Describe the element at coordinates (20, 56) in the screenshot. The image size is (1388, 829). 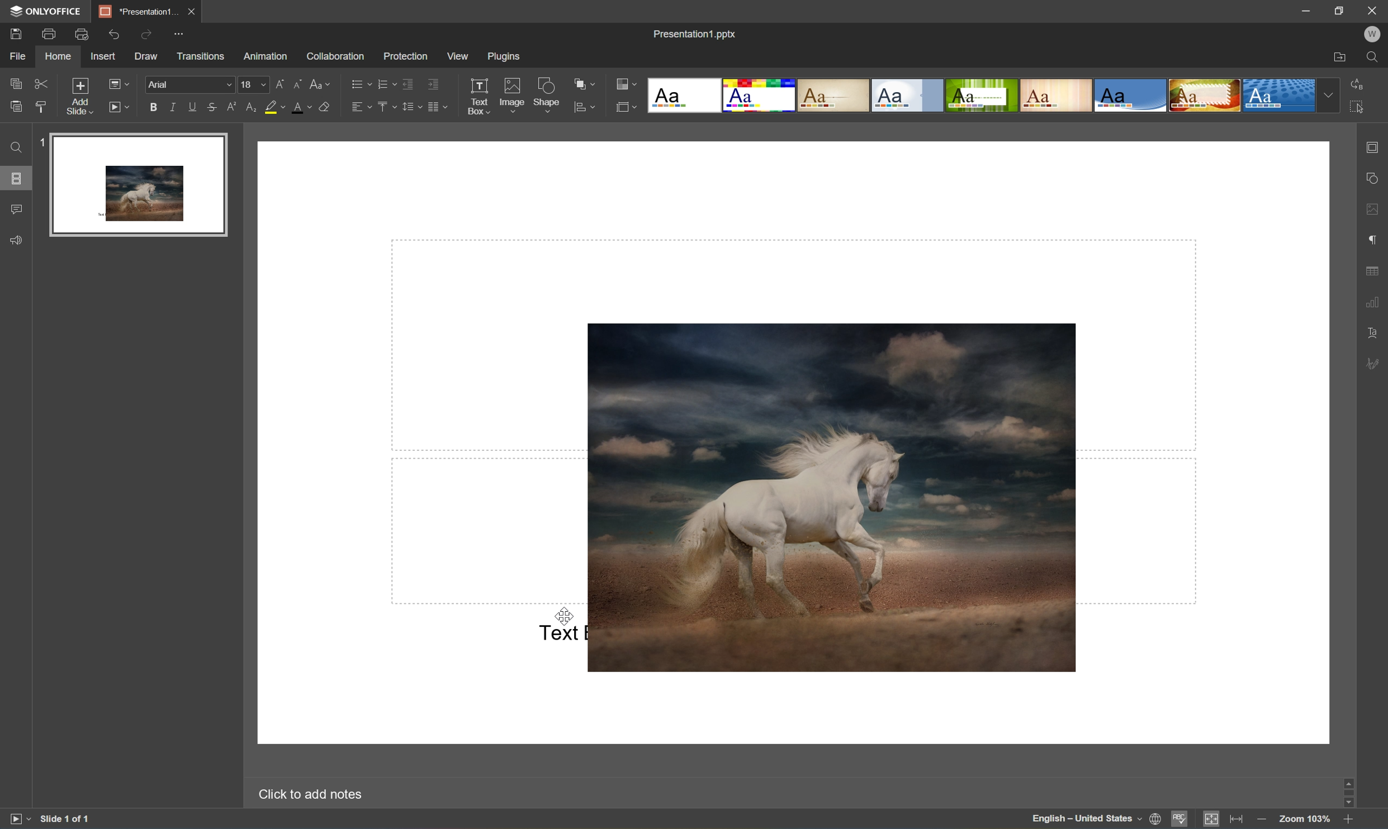
I see `File` at that location.